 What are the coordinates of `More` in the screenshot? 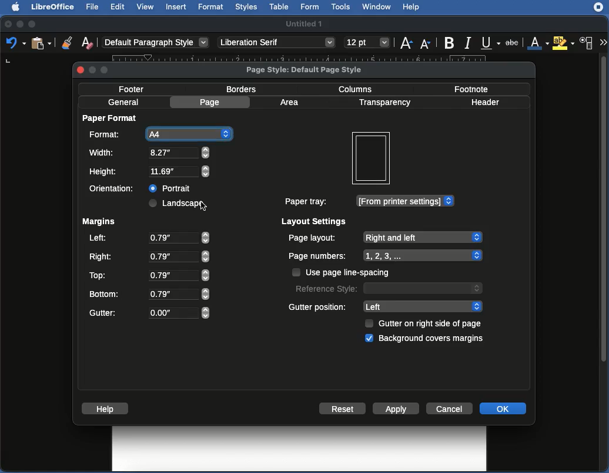 It's located at (603, 41).